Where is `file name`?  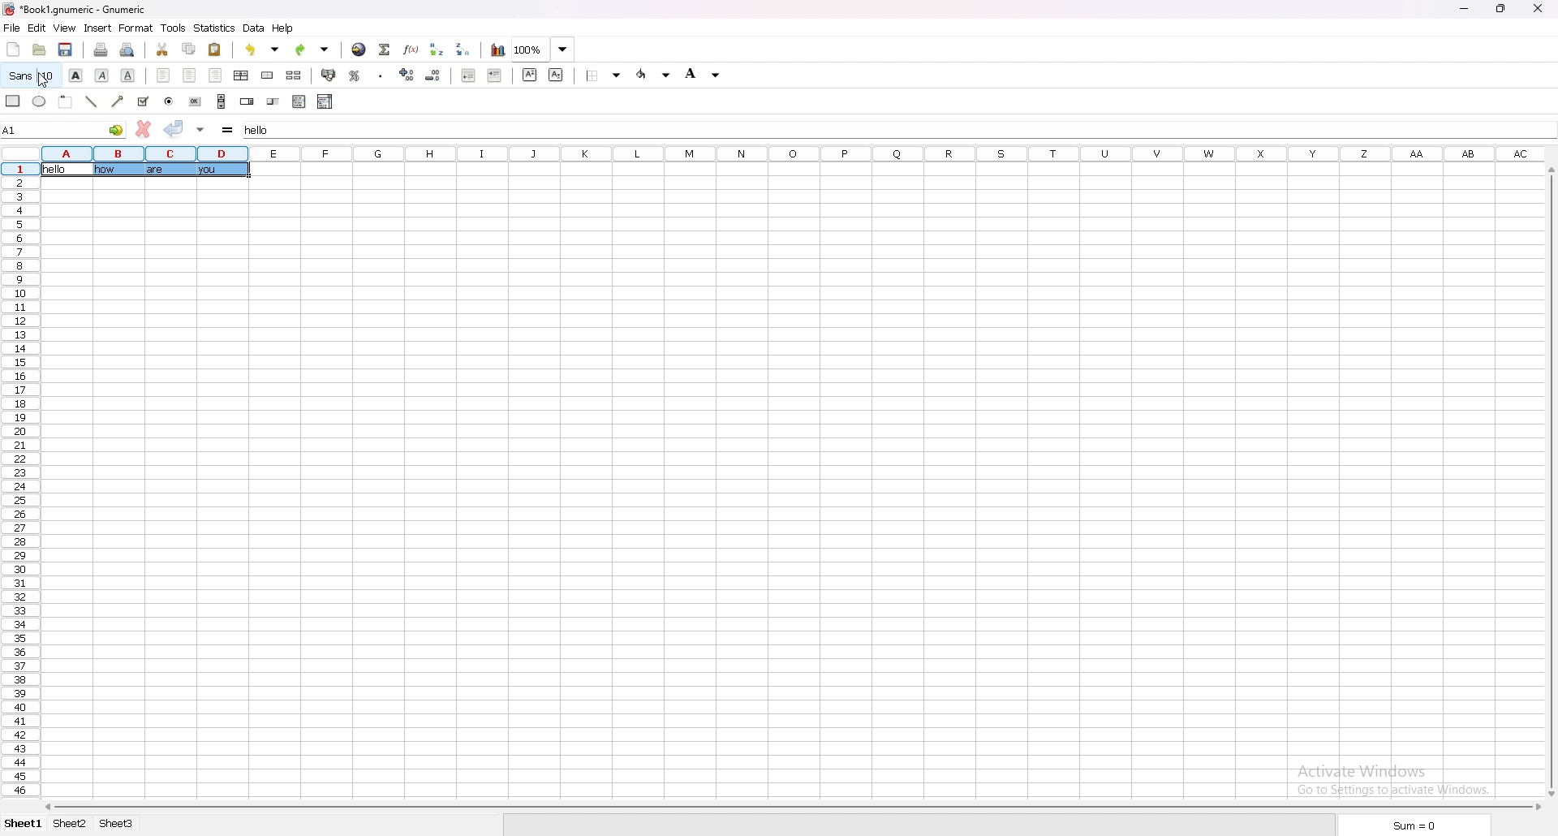
file name is located at coordinates (75, 9).